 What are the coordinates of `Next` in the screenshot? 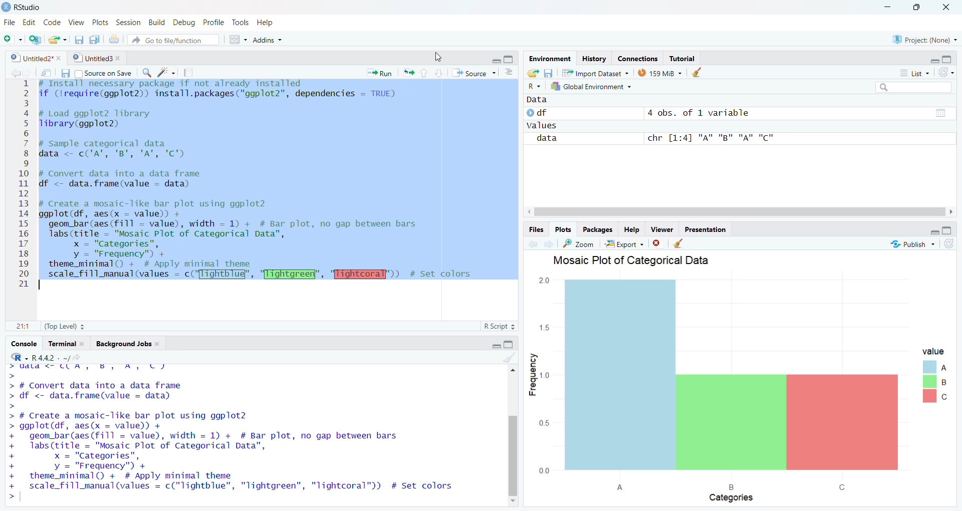 It's located at (29, 73).